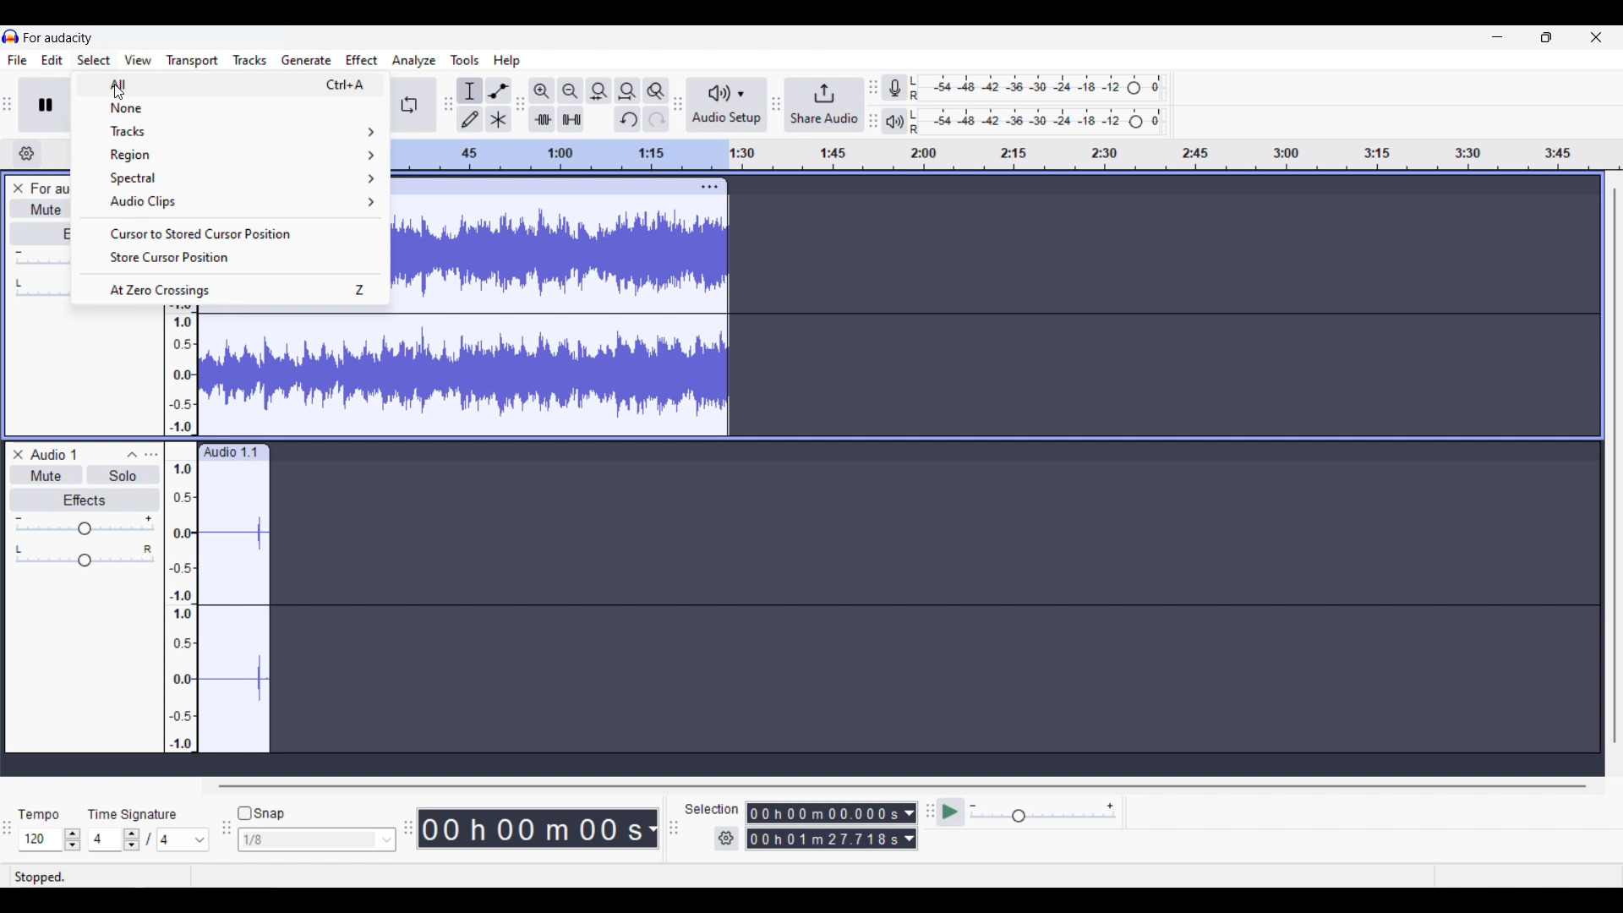 The height and width of the screenshot is (913, 1623). What do you see at coordinates (131, 455) in the screenshot?
I see `collapse` at bounding box center [131, 455].